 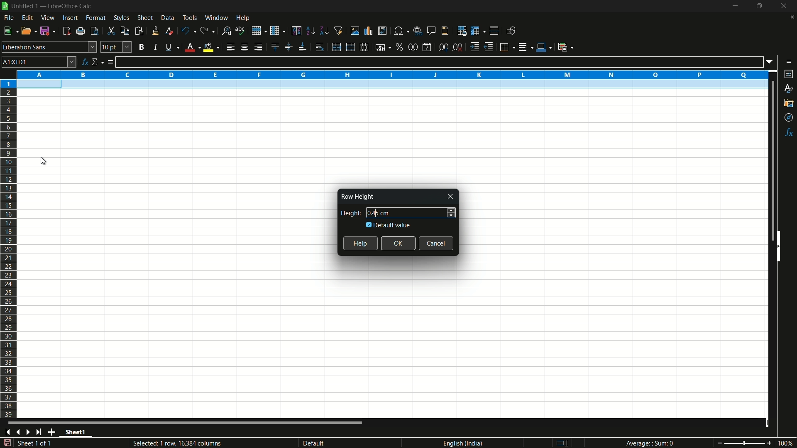 I want to click on sort ascending, so click(x=310, y=31).